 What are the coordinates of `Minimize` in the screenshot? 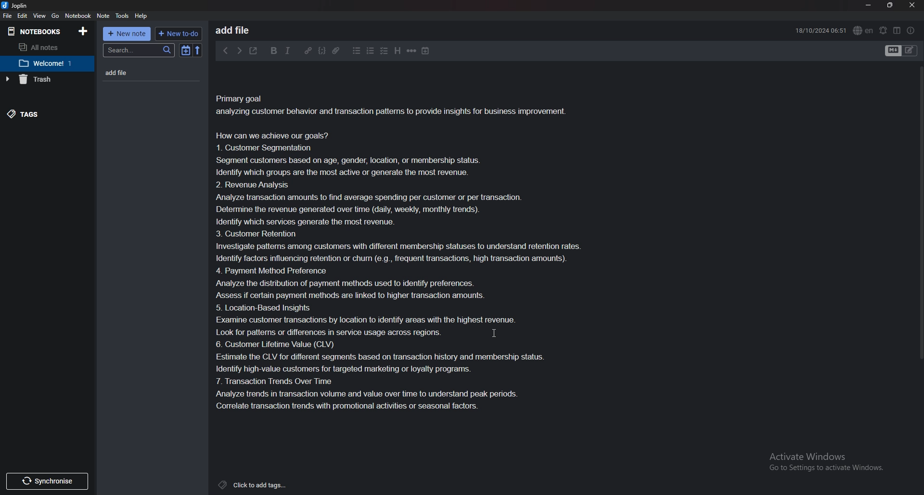 It's located at (869, 6).